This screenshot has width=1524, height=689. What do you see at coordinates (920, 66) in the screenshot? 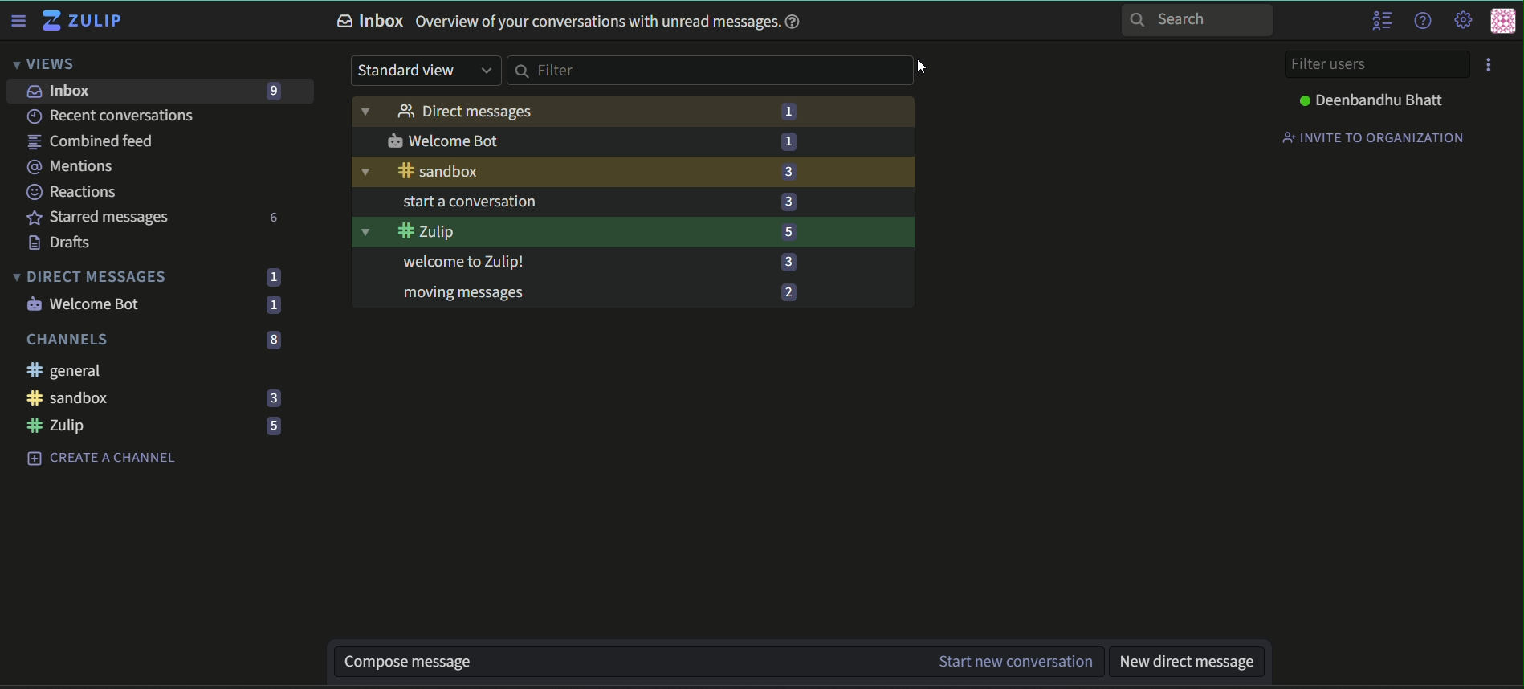
I see `cursor` at bounding box center [920, 66].